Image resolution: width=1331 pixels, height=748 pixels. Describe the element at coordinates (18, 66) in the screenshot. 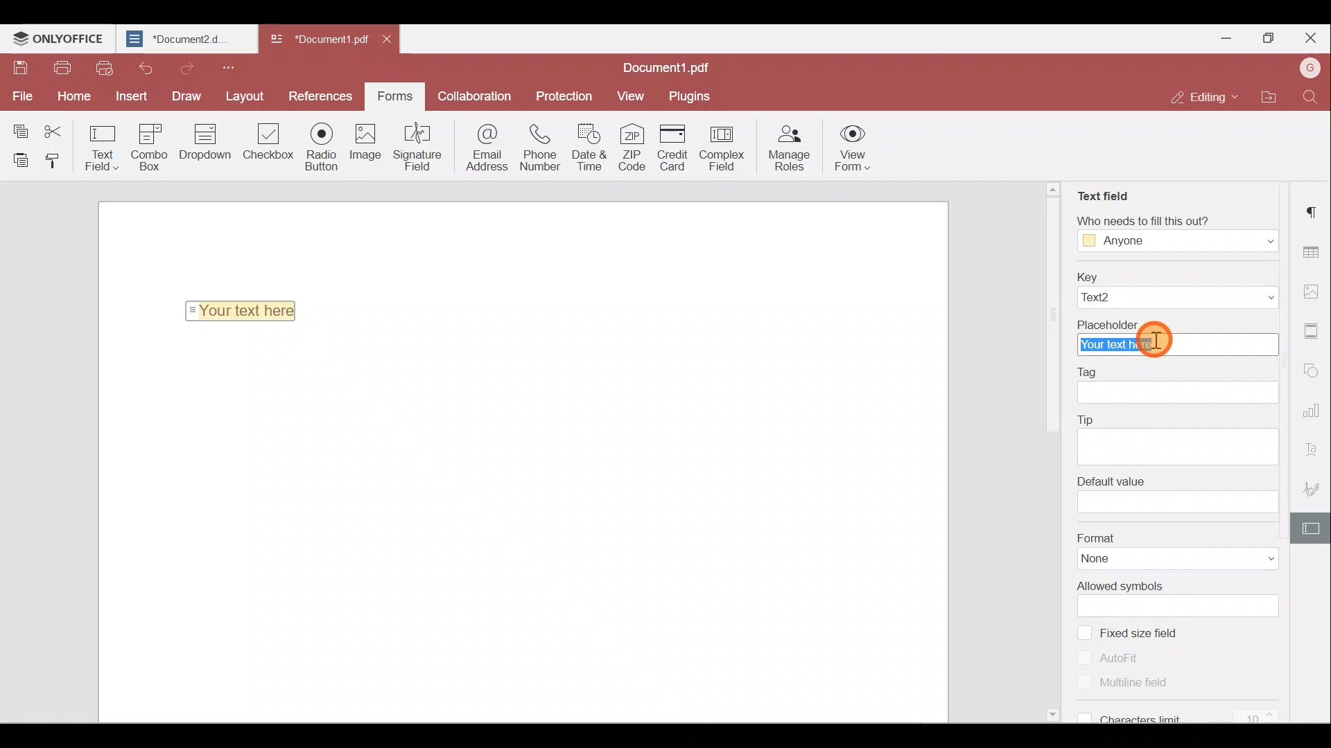

I see `Save` at that location.